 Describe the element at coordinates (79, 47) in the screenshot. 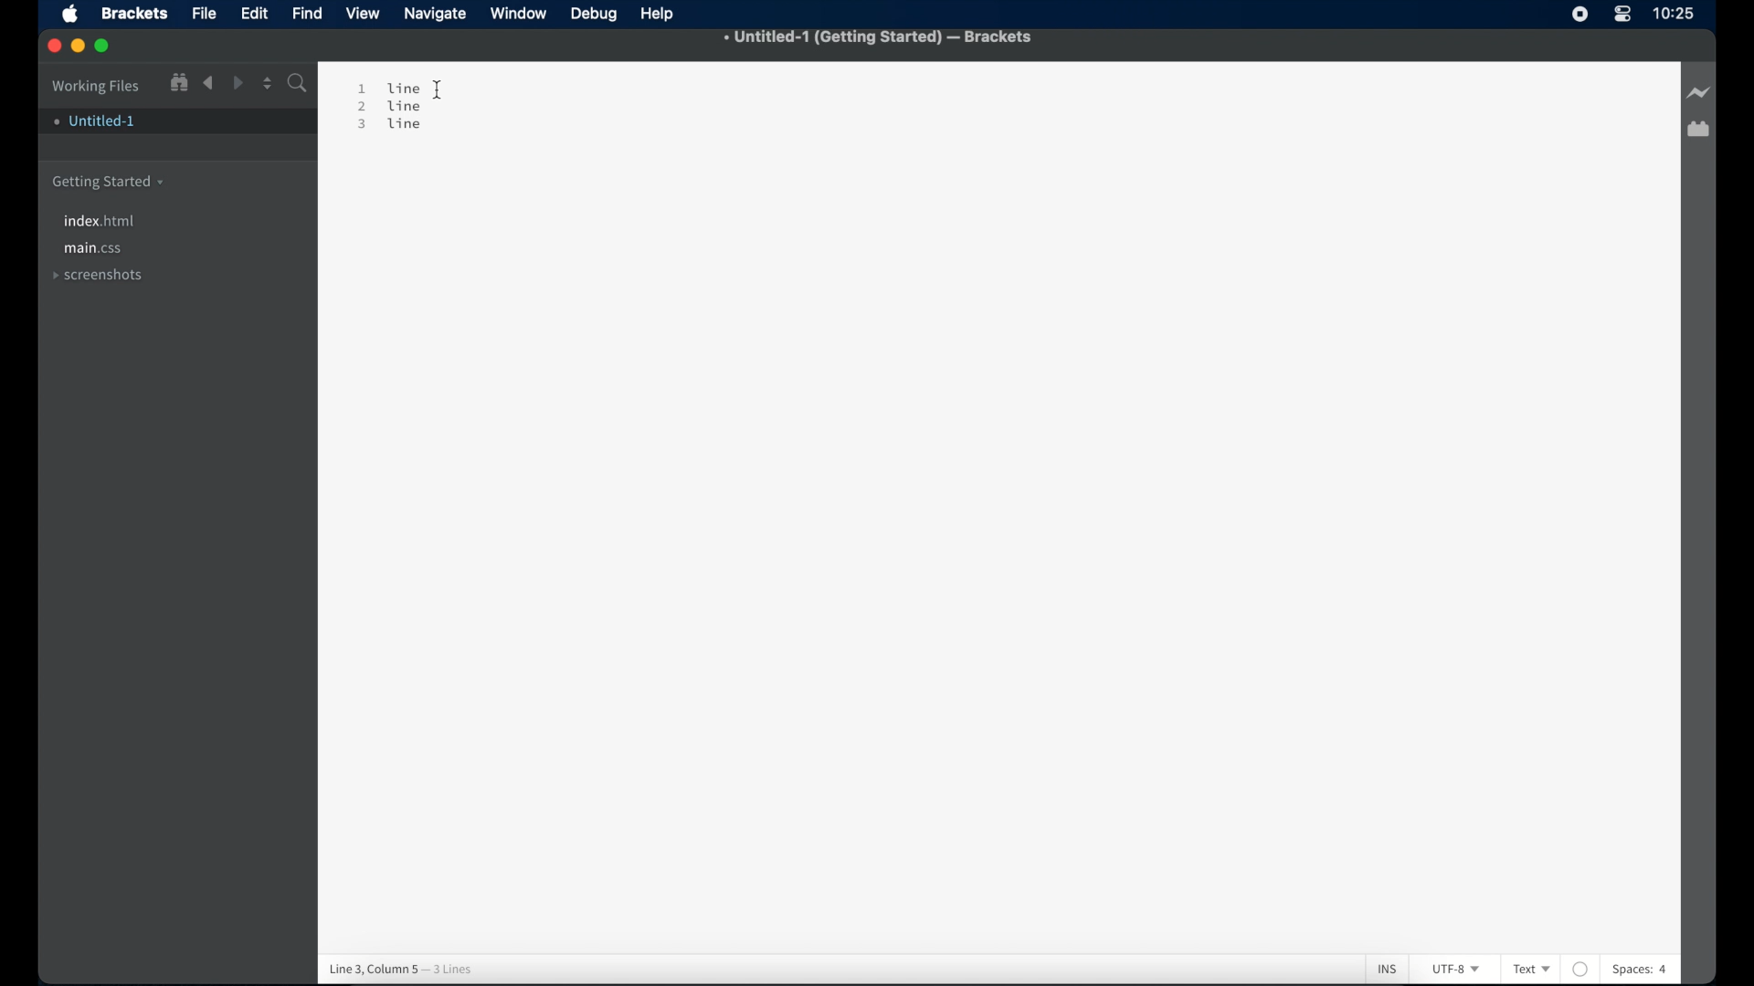

I see `minimize` at that location.